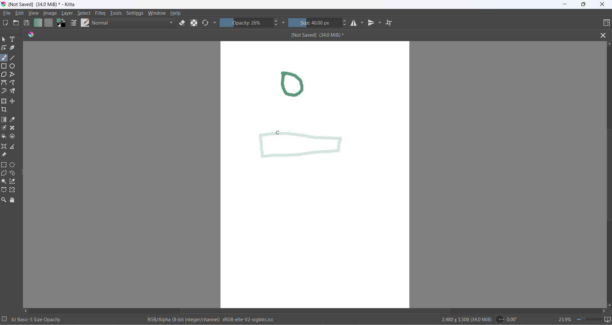  I want to click on vertical mirror tools settings dropdown button, so click(381, 23).